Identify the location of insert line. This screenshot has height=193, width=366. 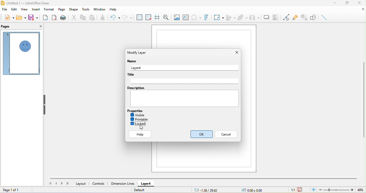
(325, 17).